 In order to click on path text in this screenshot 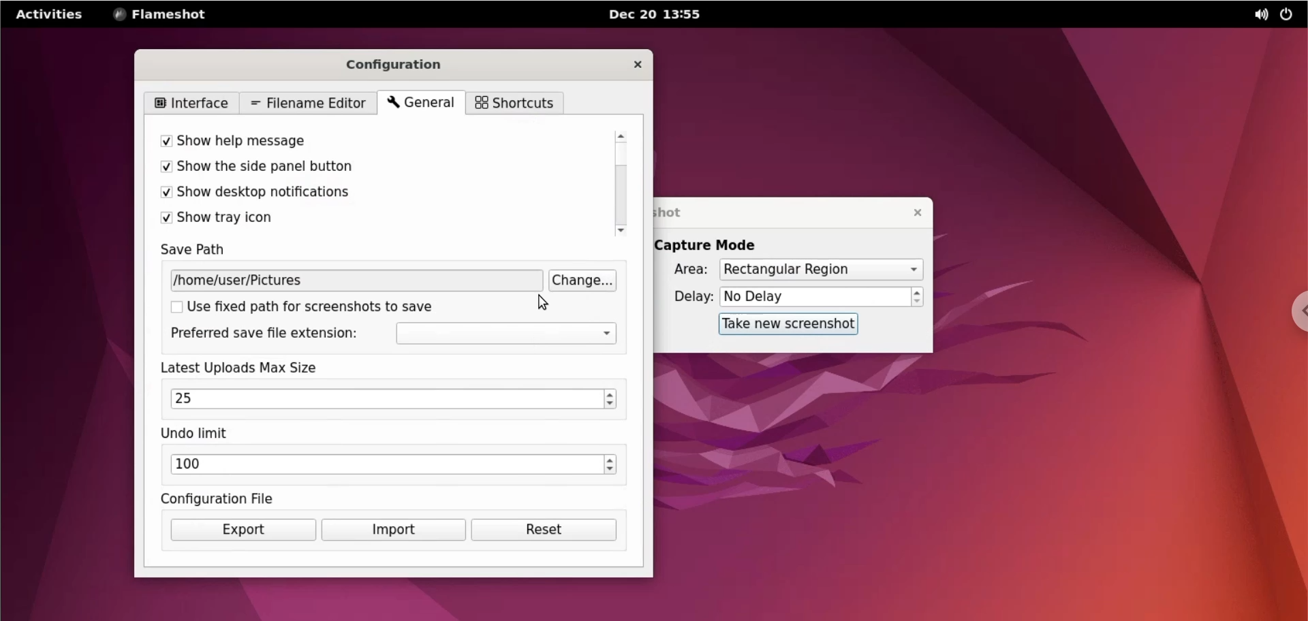, I will do `click(355, 281)`.